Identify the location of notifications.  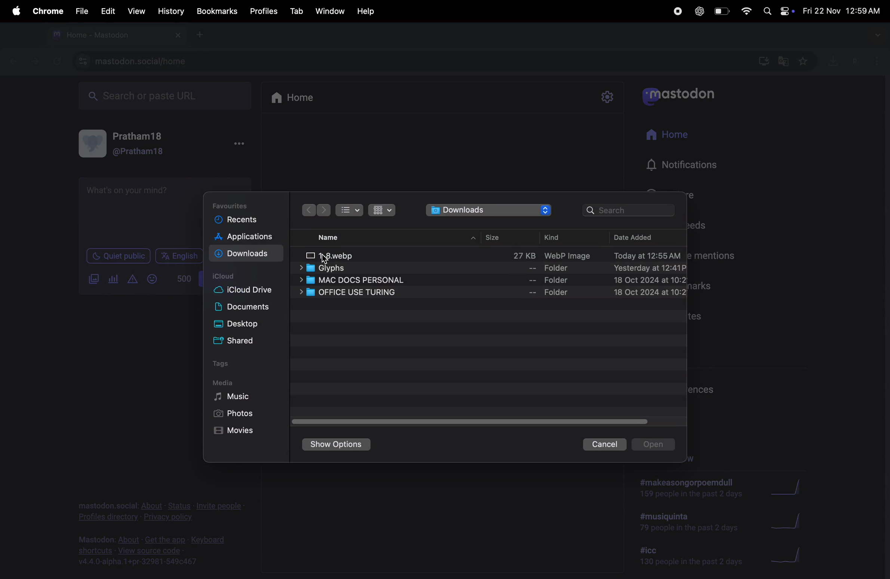
(690, 163).